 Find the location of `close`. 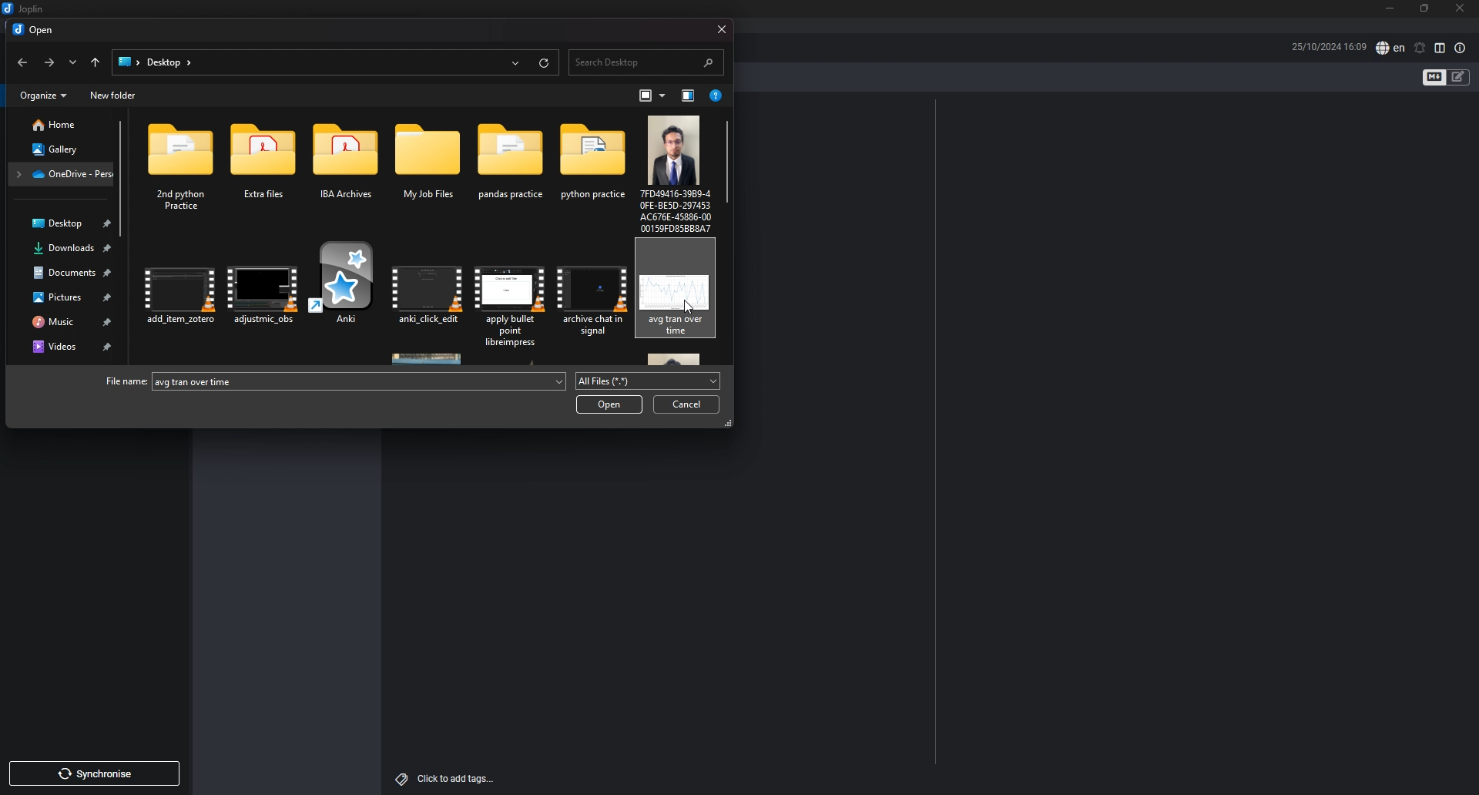

close is located at coordinates (1461, 8).